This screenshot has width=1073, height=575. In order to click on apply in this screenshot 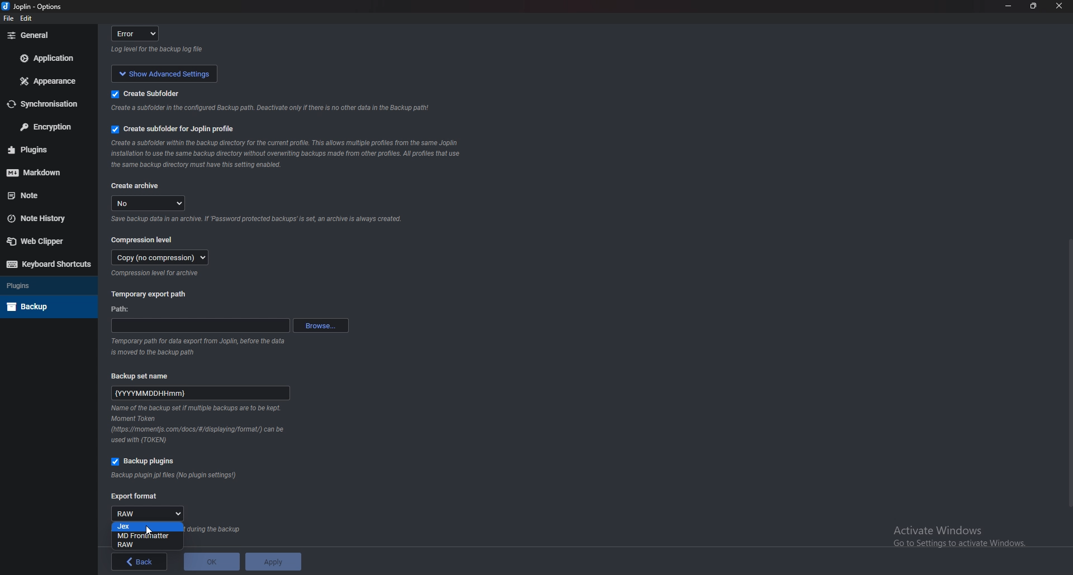, I will do `click(272, 562)`.